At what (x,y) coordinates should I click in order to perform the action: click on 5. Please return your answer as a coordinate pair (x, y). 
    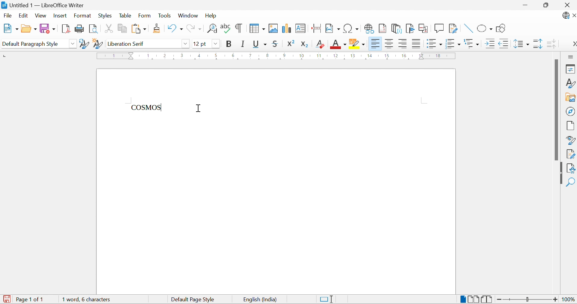
    Looking at the image, I should click on (216, 56).